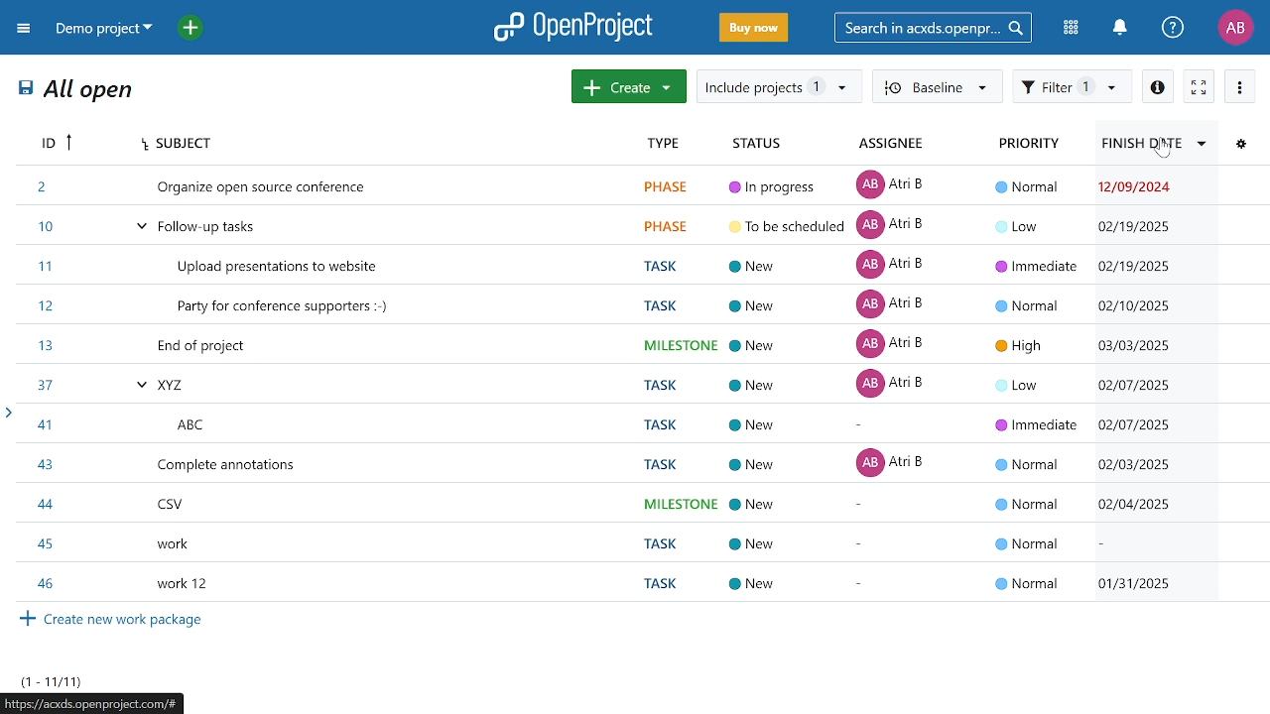 This screenshot has width=1270, height=714. I want to click on priority, so click(1034, 142).